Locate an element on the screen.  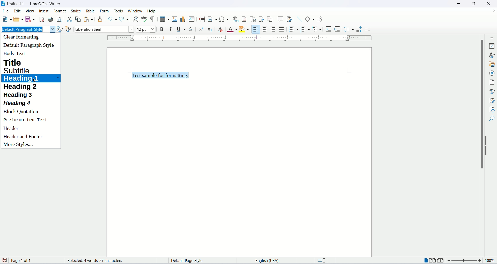
new style is located at coordinates (69, 29).